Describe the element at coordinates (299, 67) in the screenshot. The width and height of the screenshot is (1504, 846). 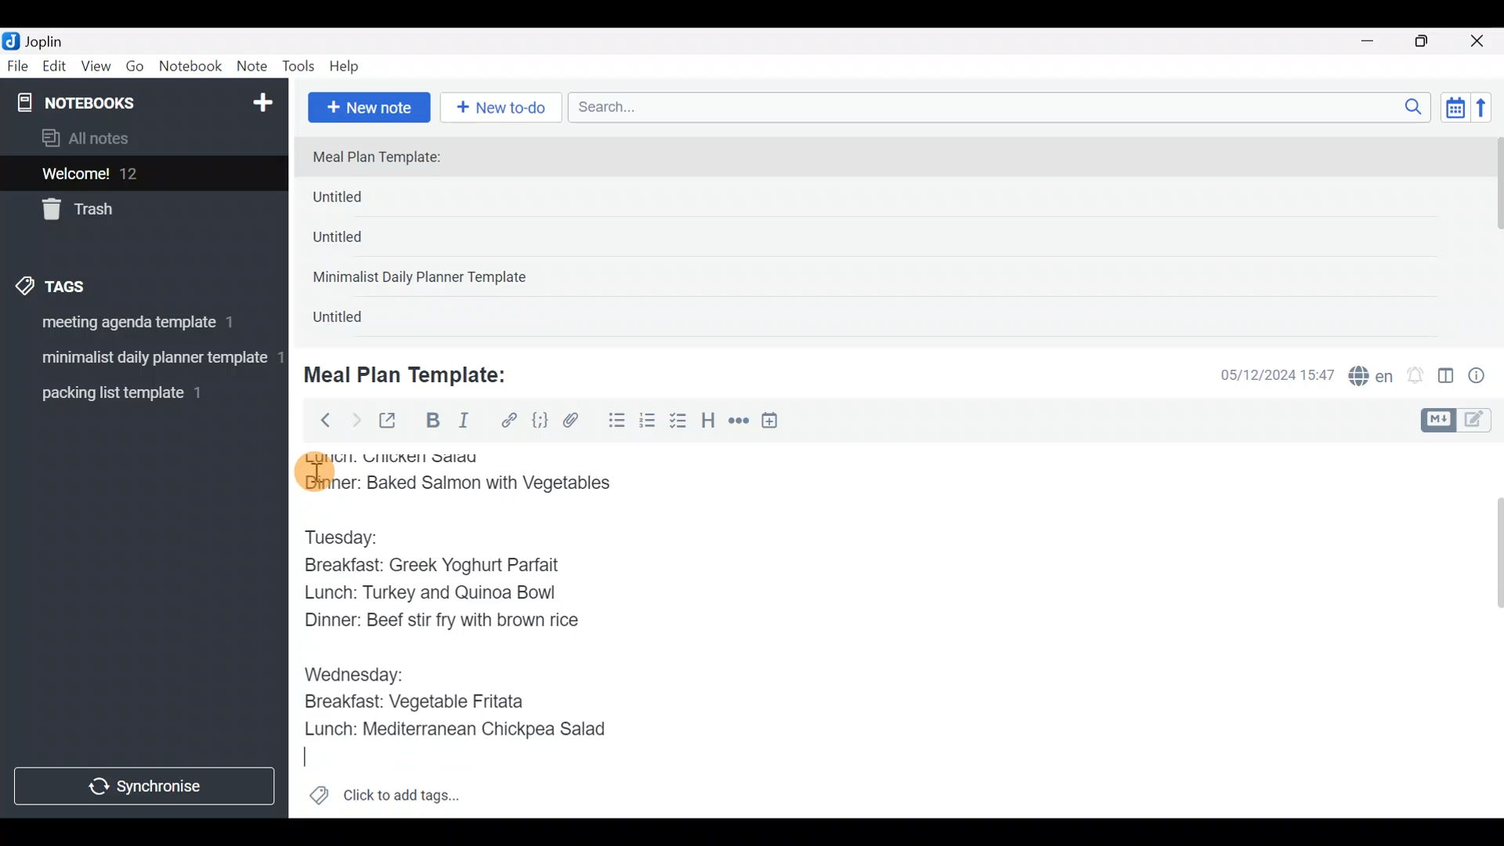
I see `Tools` at that location.